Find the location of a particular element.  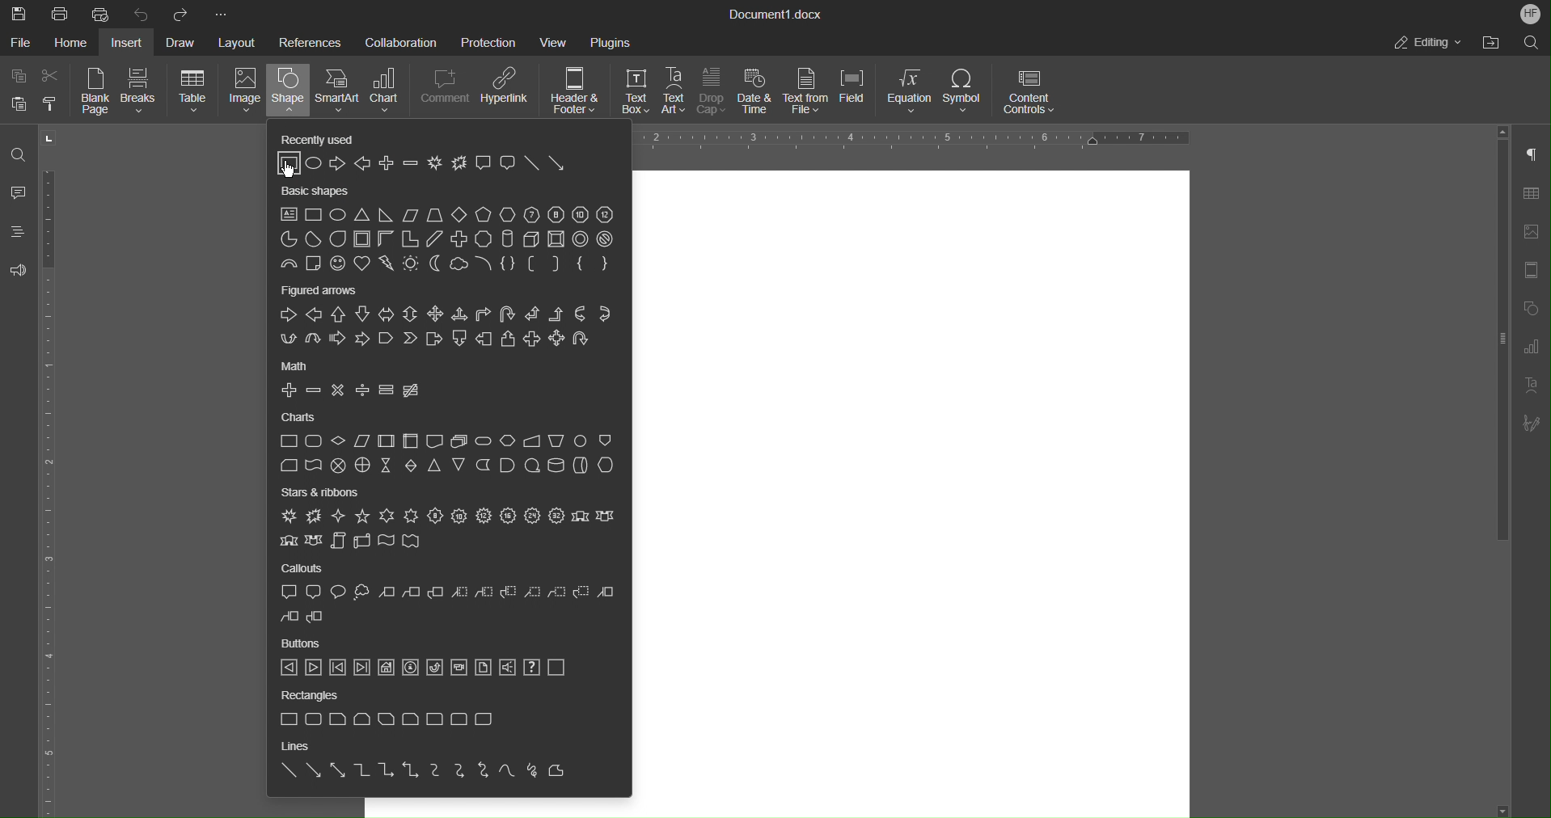

Tables is located at coordinates (1536, 193).